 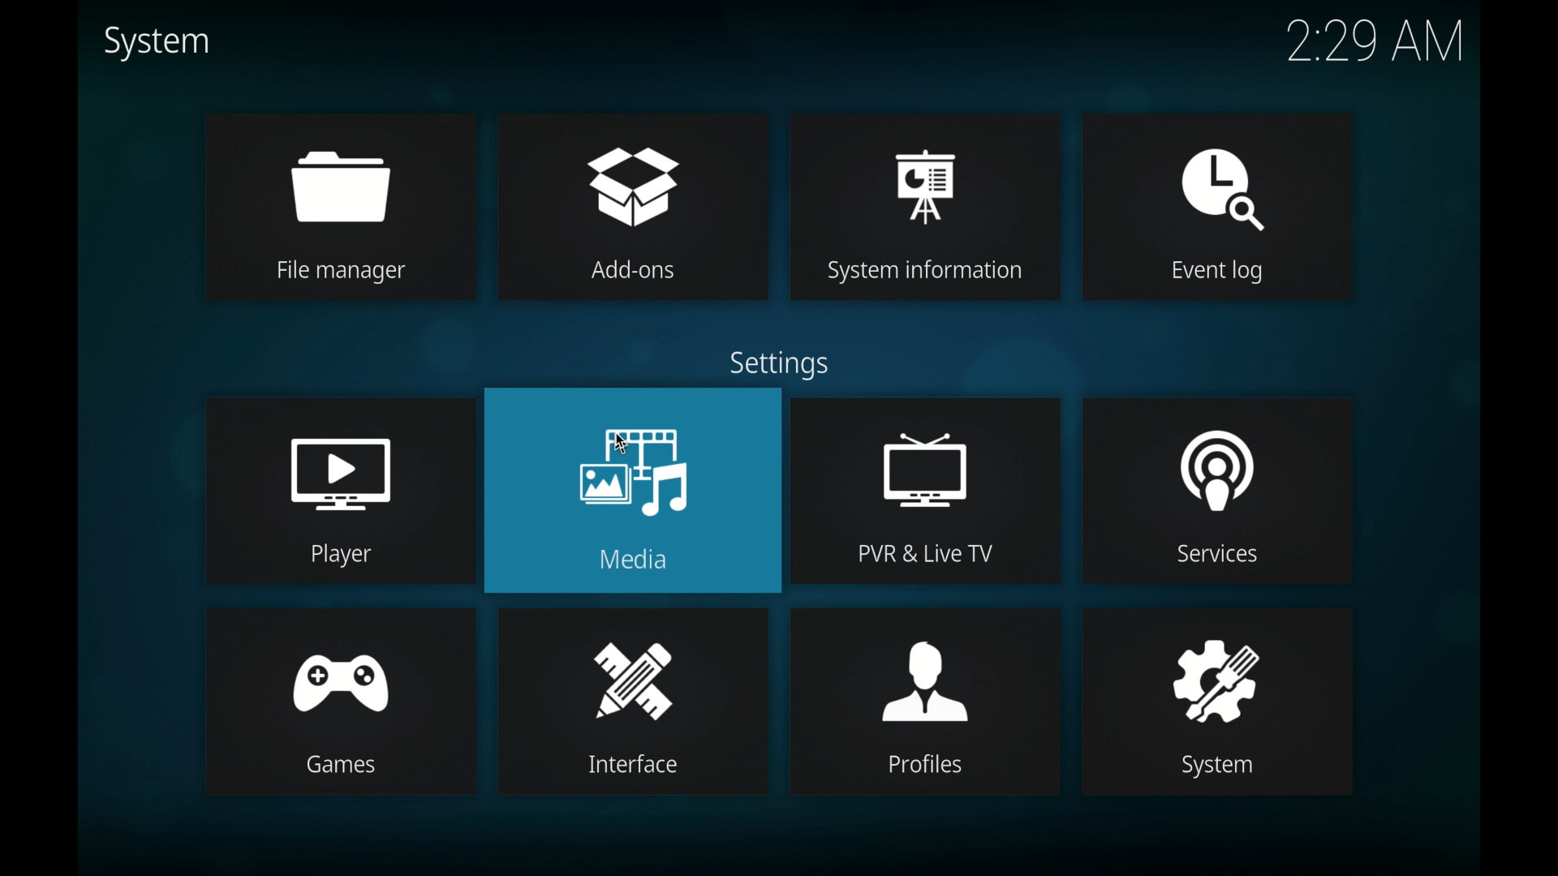 What do you see at coordinates (923, 170) in the screenshot?
I see `system information` at bounding box center [923, 170].